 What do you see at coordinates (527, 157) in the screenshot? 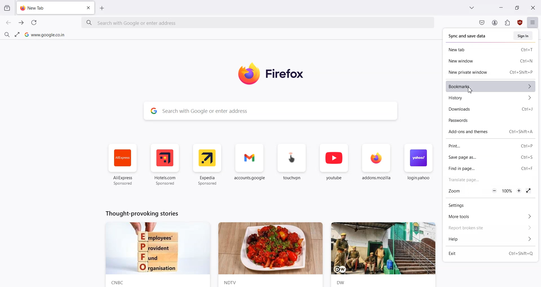
I see `Shortcut key` at bounding box center [527, 157].